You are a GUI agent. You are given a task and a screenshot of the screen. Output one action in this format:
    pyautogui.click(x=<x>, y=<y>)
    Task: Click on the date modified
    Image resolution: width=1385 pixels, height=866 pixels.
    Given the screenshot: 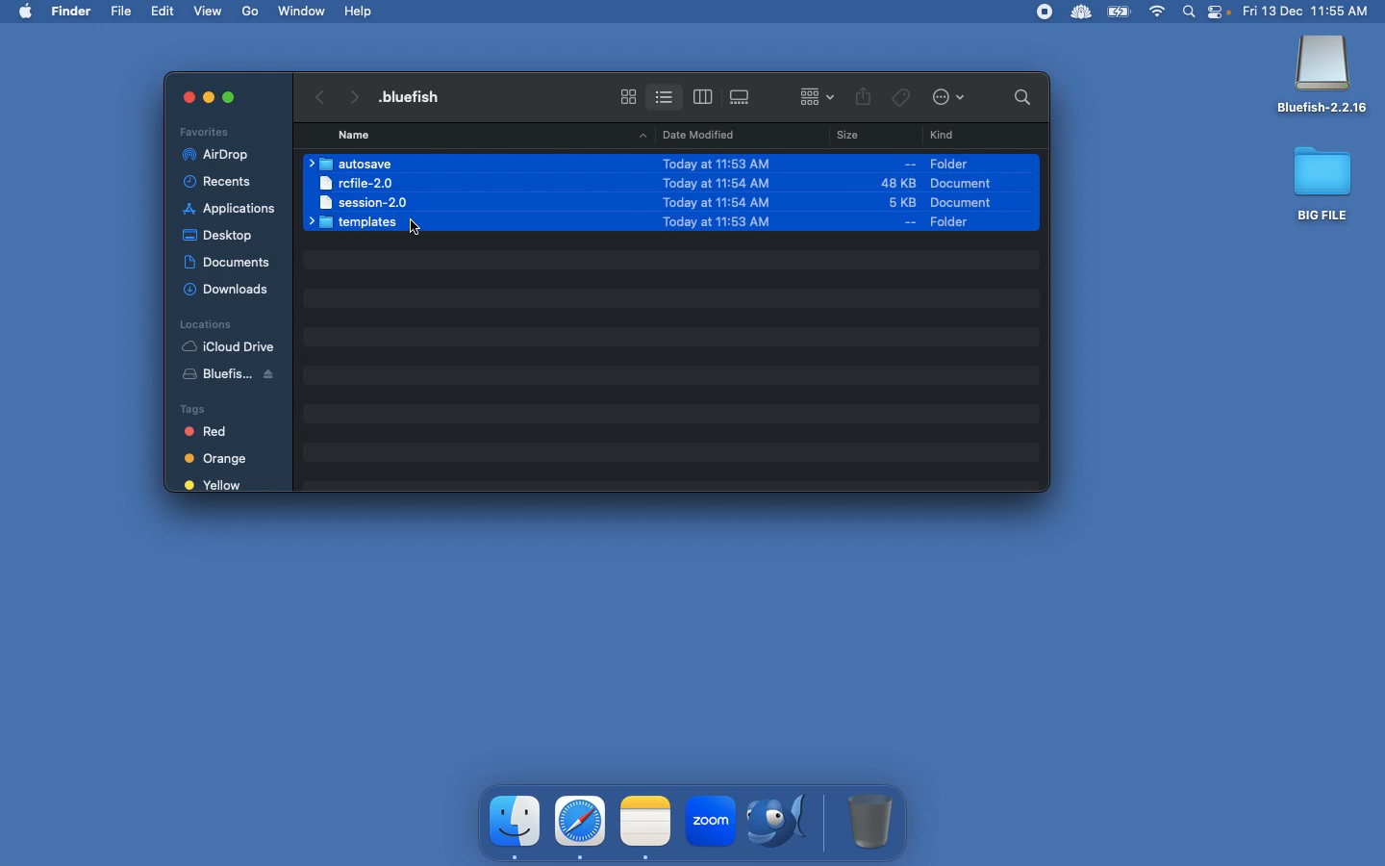 What is the action you would take?
    pyautogui.click(x=701, y=191)
    